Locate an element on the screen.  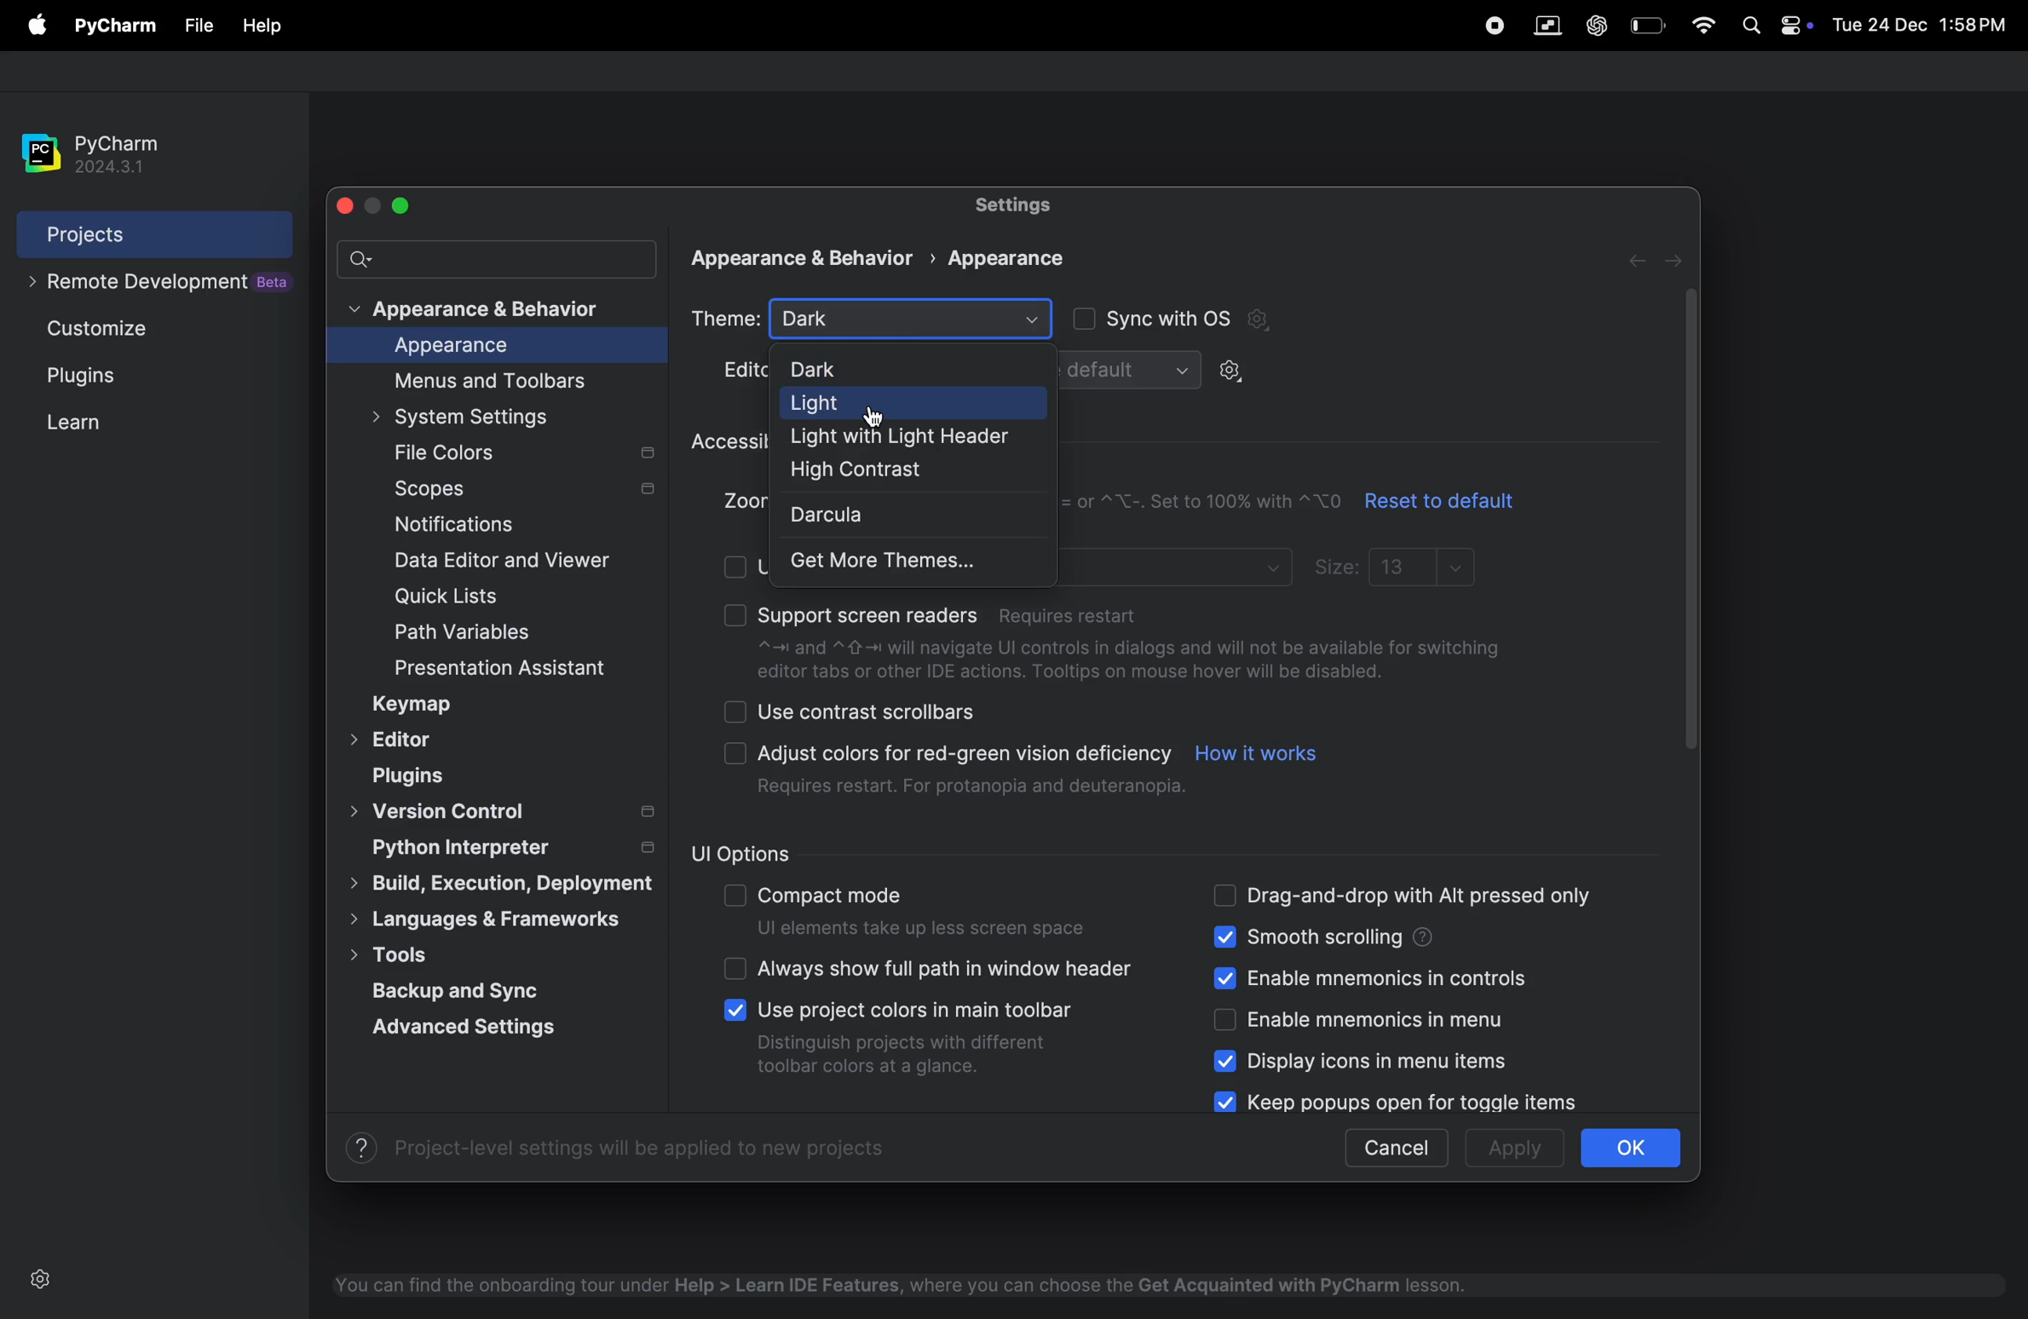
Appearance & Behavior is located at coordinates (808, 257).